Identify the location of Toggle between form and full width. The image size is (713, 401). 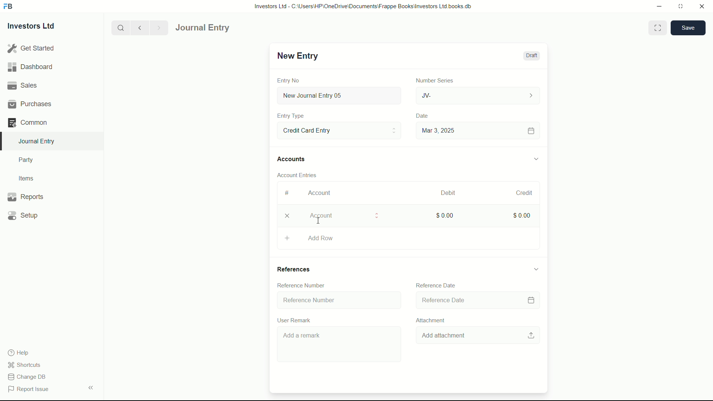
(658, 28).